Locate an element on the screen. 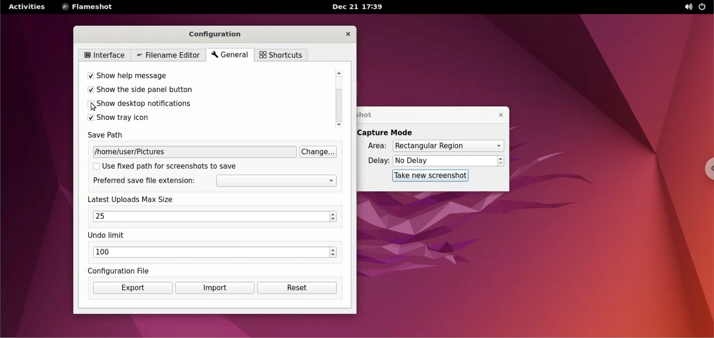  activities is located at coordinates (27, 6).